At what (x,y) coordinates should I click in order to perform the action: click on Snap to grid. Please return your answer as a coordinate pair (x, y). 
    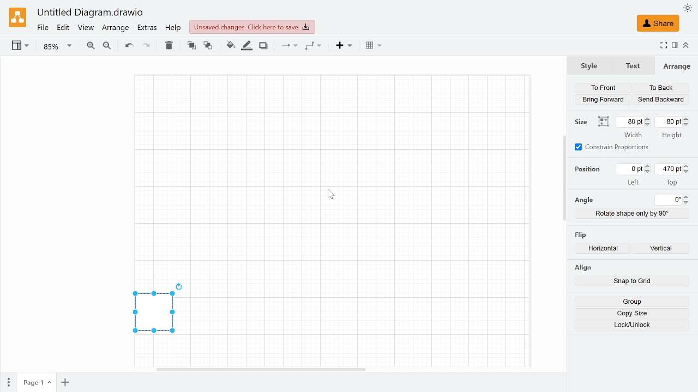
    Looking at the image, I should click on (632, 282).